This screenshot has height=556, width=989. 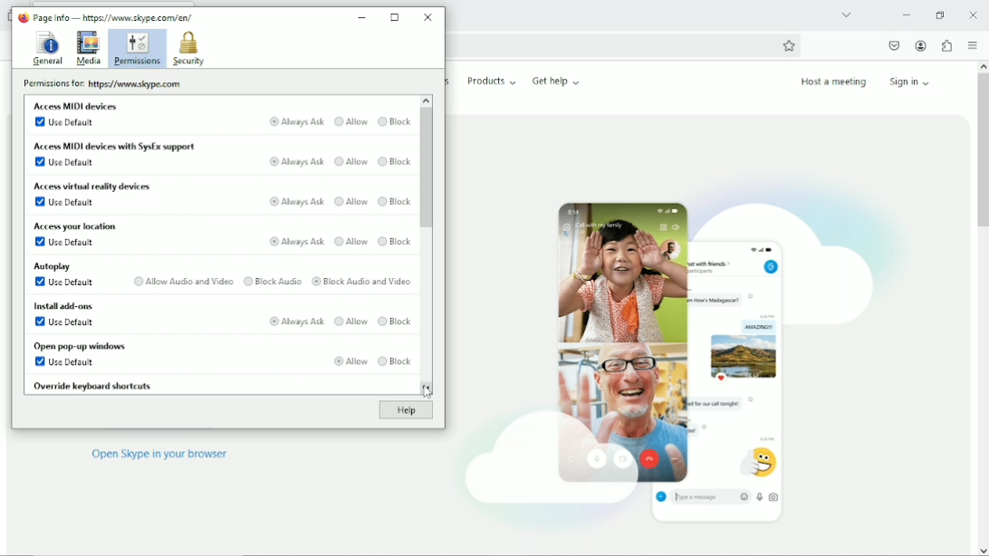 What do you see at coordinates (80, 225) in the screenshot?
I see `Access your location` at bounding box center [80, 225].